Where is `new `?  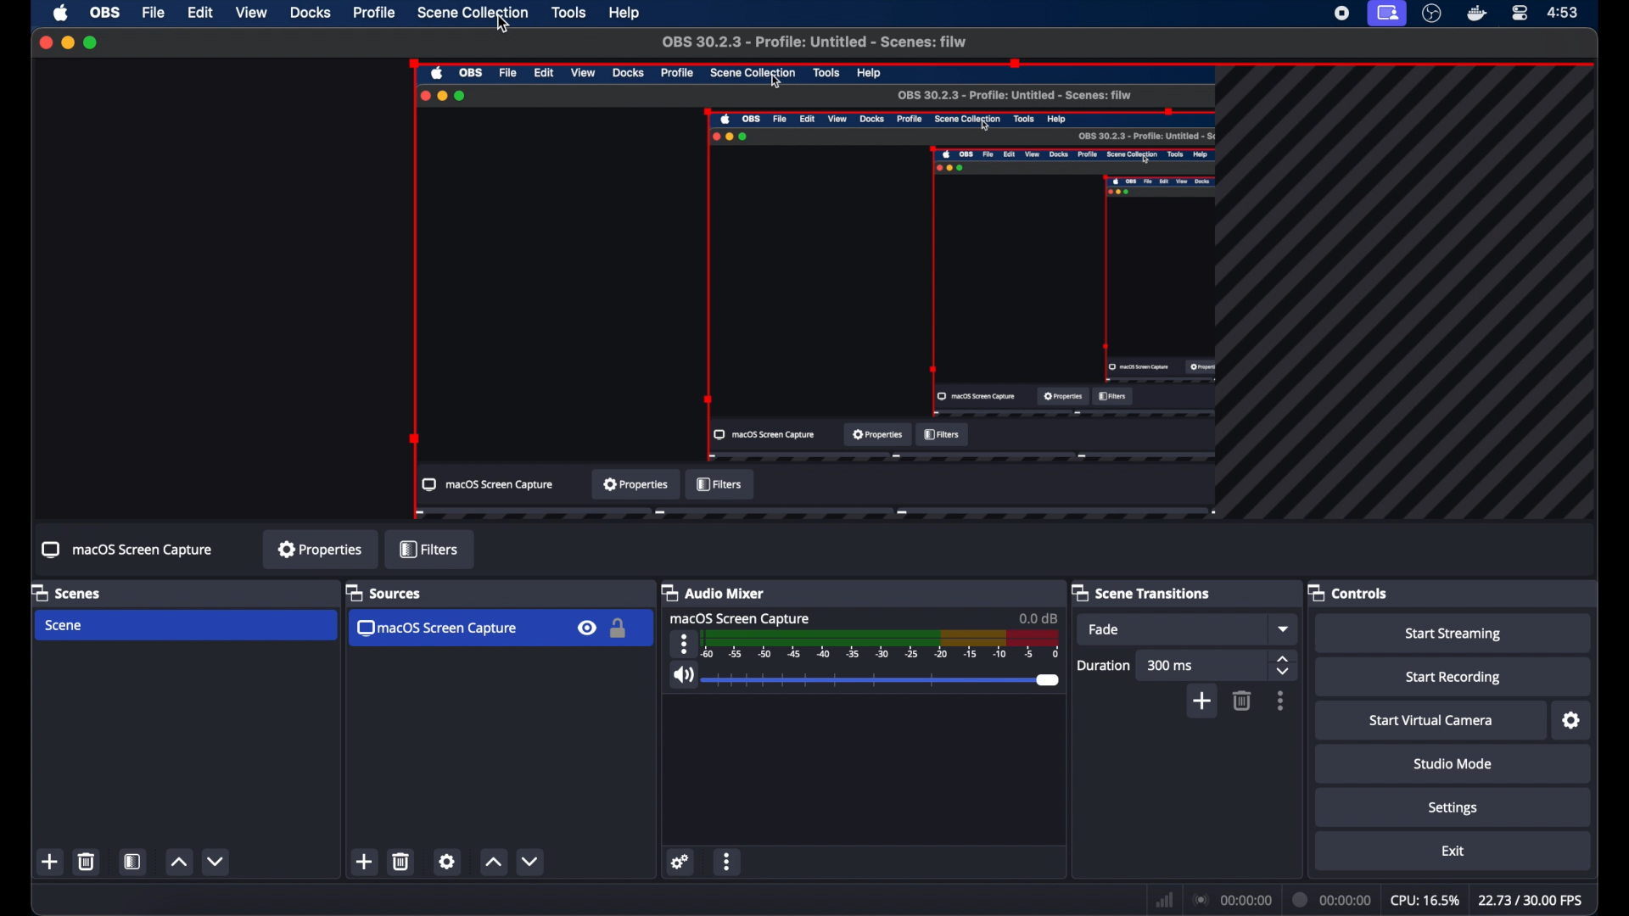
new  is located at coordinates (48, 862).